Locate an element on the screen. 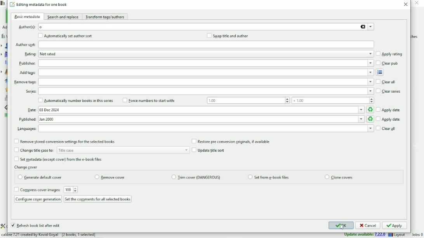 Image resolution: width=424 pixels, height=238 pixels. Update available is located at coordinates (365, 235).